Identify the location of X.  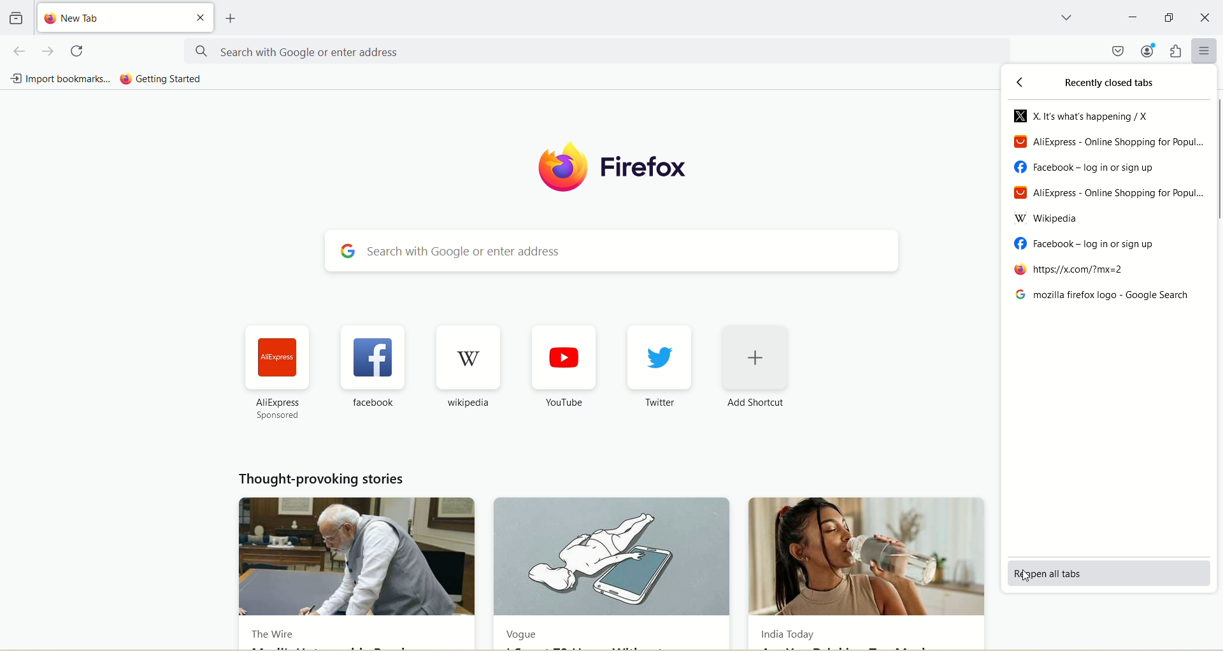
(1110, 113).